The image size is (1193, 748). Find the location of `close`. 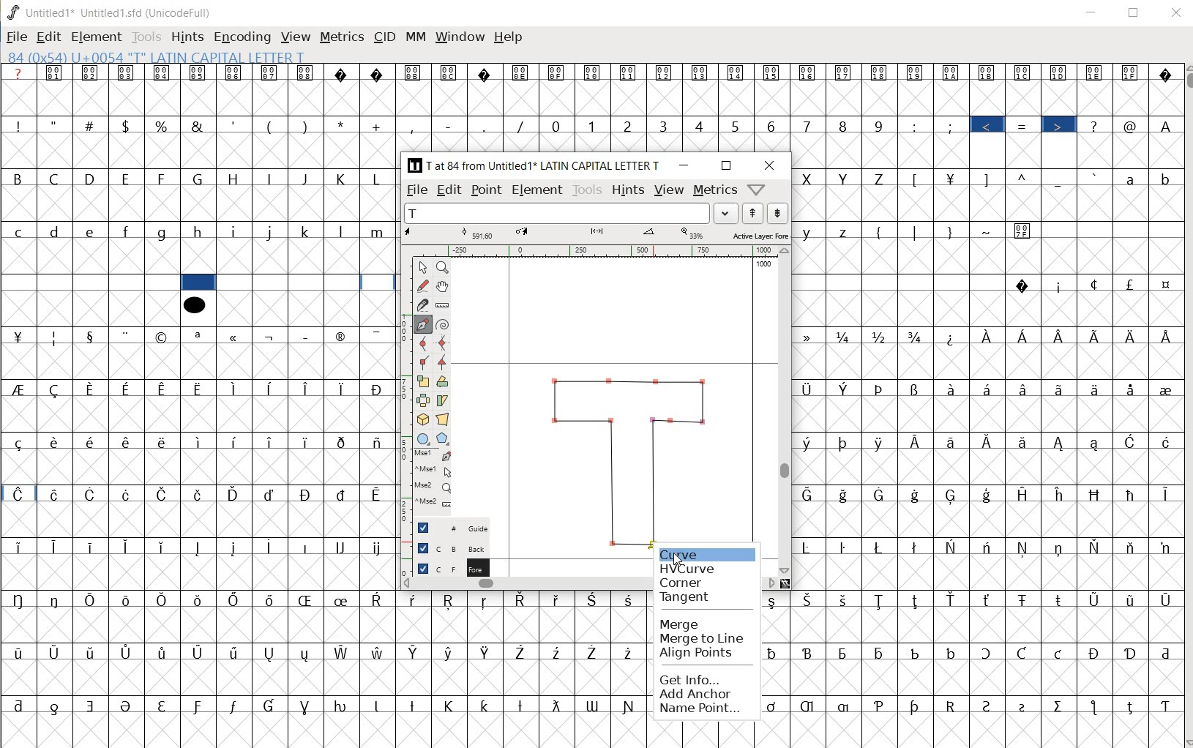

close is located at coordinates (770, 165).